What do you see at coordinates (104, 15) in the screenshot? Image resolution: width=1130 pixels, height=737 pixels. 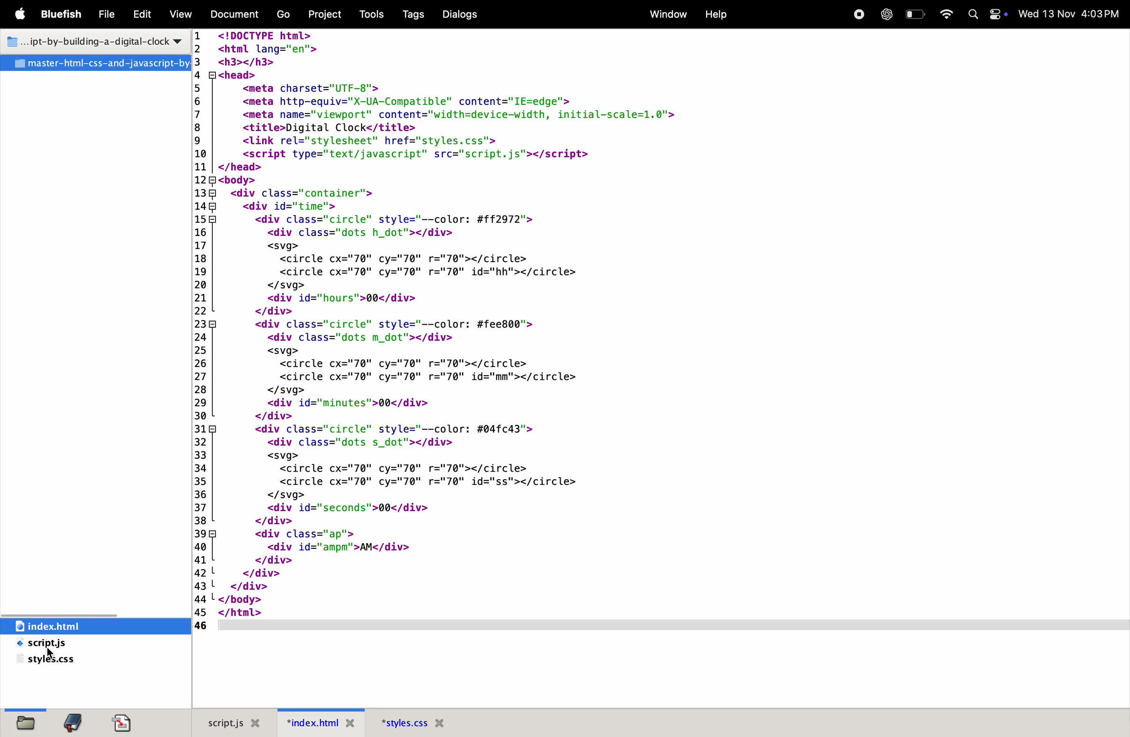 I see `file` at bounding box center [104, 15].